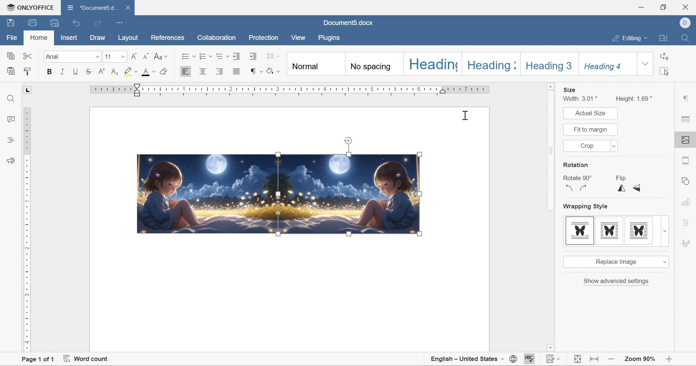 This screenshot has width=696, height=366. I want to click on drop down, so click(665, 231).